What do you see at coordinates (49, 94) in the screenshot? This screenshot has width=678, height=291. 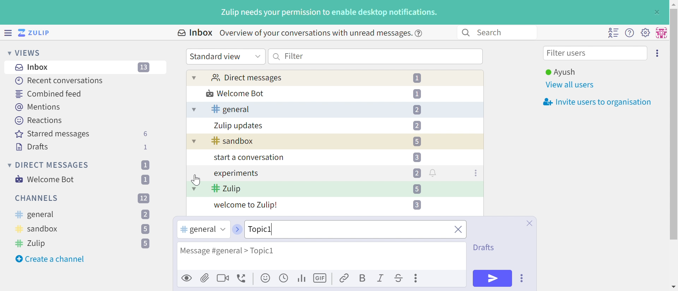 I see `Combined feed` at bounding box center [49, 94].